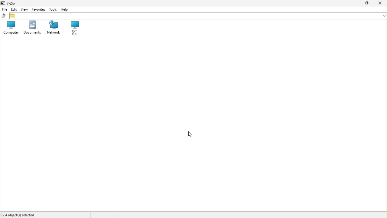 The image size is (387, 218). What do you see at coordinates (38, 8) in the screenshot?
I see `favourite` at bounding box center [38, 8].